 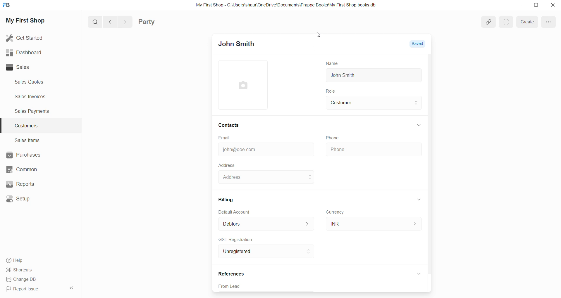 What do you see at coordinates (311, 180) in the screenshot?
I see `move to below address` at bounding box center [311, 180].